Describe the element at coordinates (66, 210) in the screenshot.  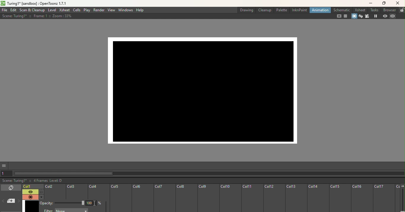
I see `Filter` at that location.